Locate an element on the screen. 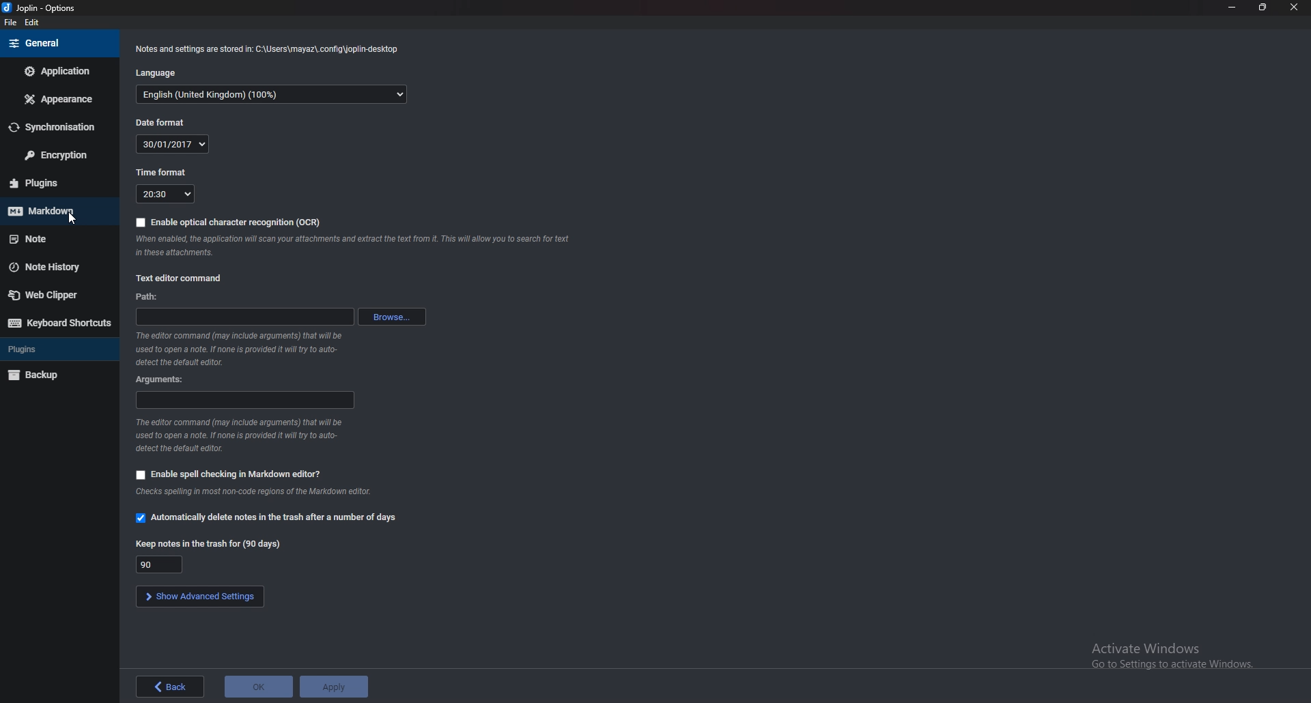 The width and height of the screenshot is (1311, 703). language is located at coordinates (160, 72).